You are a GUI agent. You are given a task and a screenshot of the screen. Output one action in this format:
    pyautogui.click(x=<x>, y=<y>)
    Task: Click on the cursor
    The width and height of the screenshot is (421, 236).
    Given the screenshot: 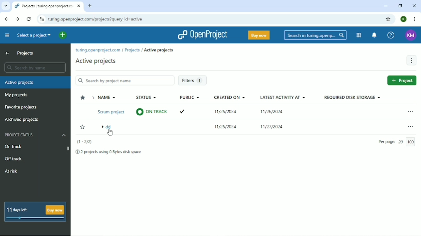 What is the action you would take?
    pyautogui.click(x=114, y=135)
    